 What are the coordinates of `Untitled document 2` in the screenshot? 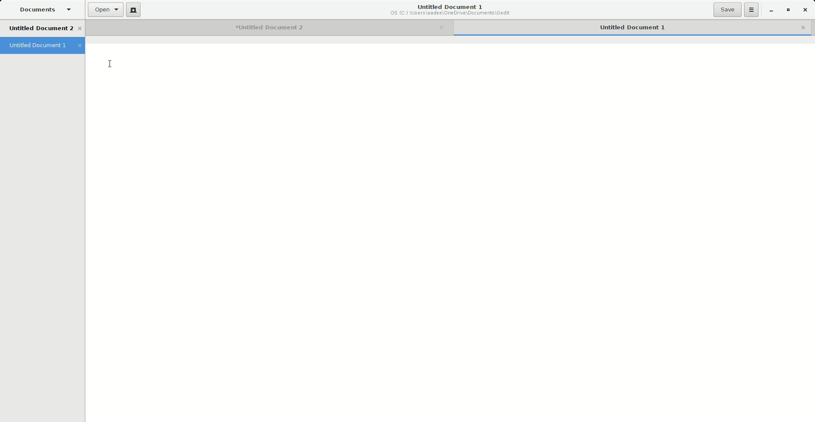 It's located at (46, 28).